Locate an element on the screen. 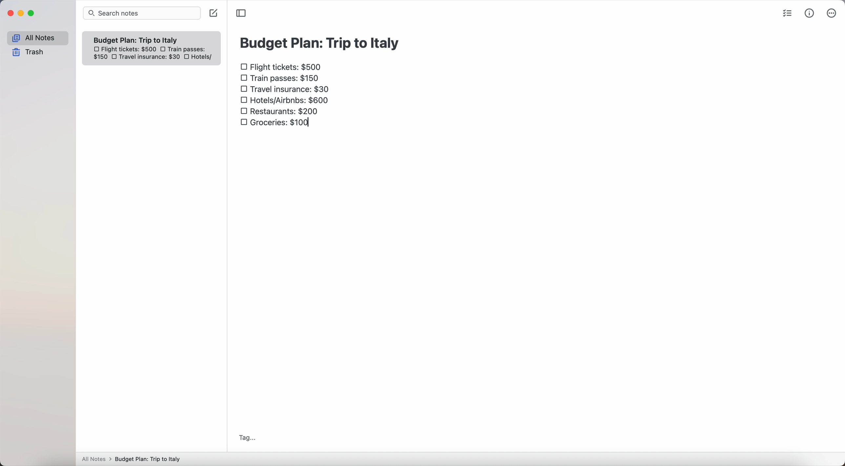  train passes is located at coordinates (187, 48).